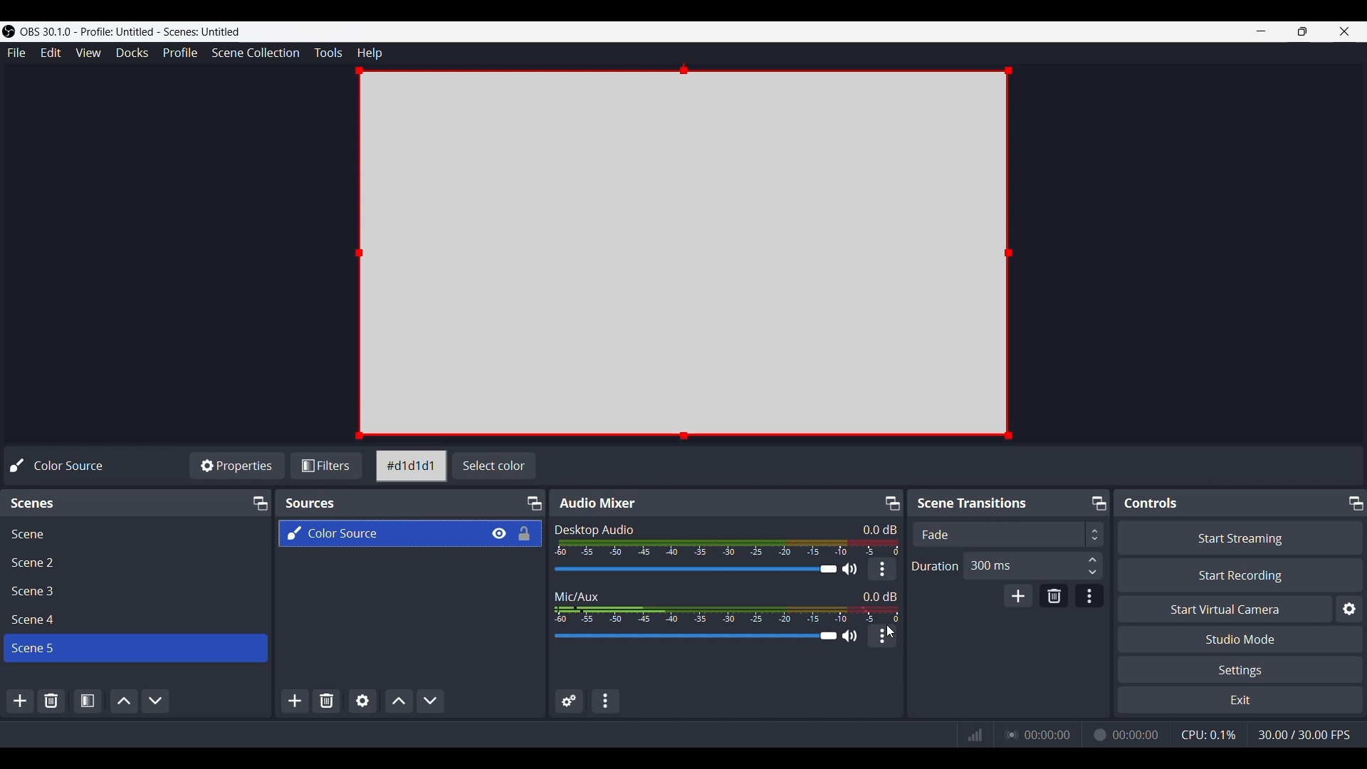  Describe the element at coordinates (328, 464) in the screenshot. I see `Filters` at that location.